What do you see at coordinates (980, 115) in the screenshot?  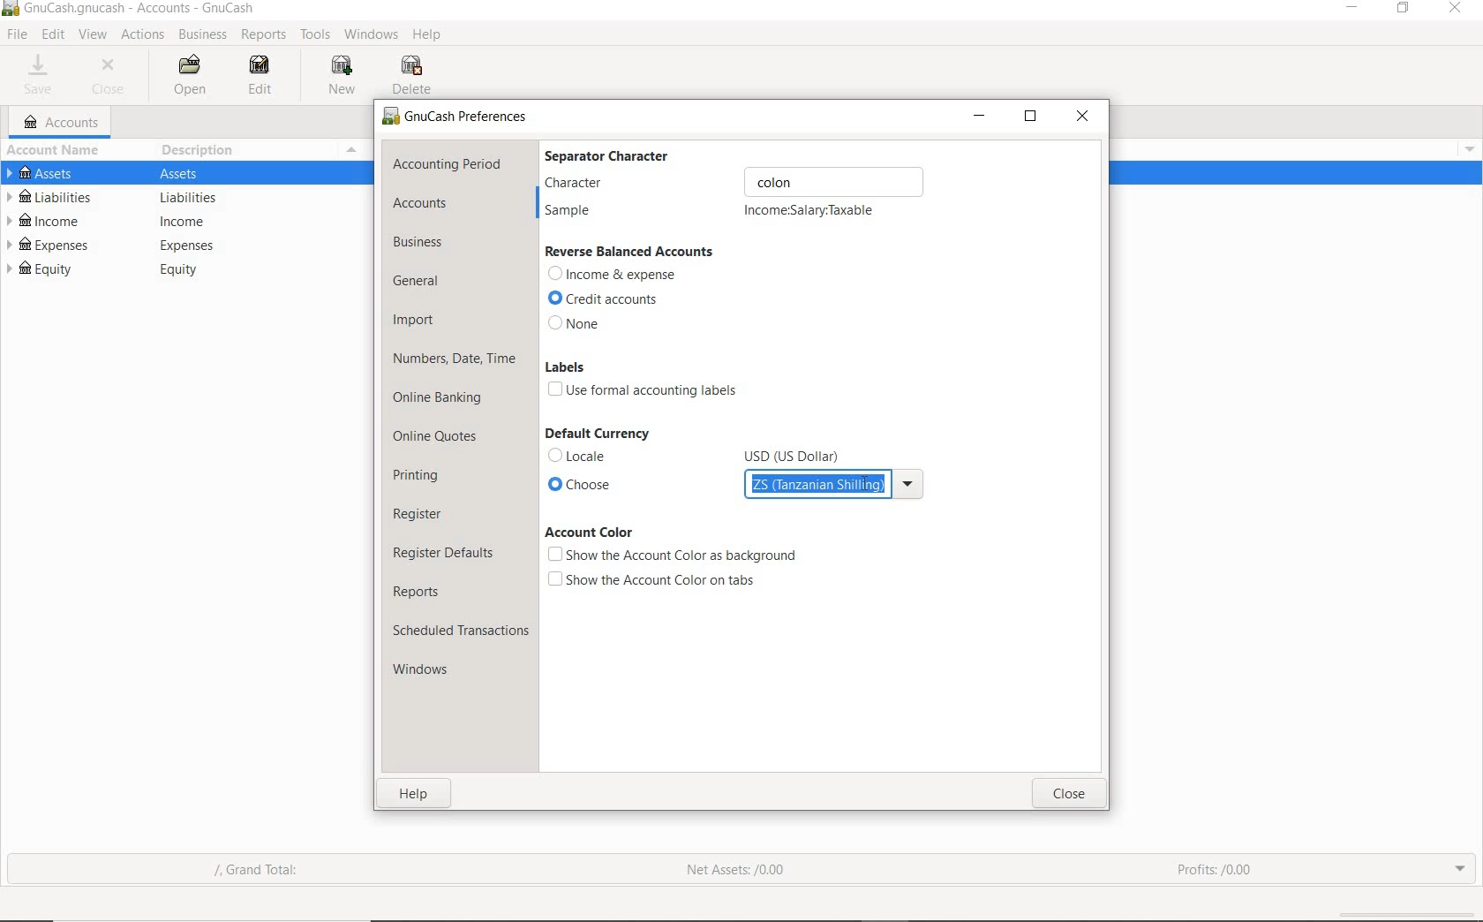 I see `minimize` at bounding box center [980, 115].